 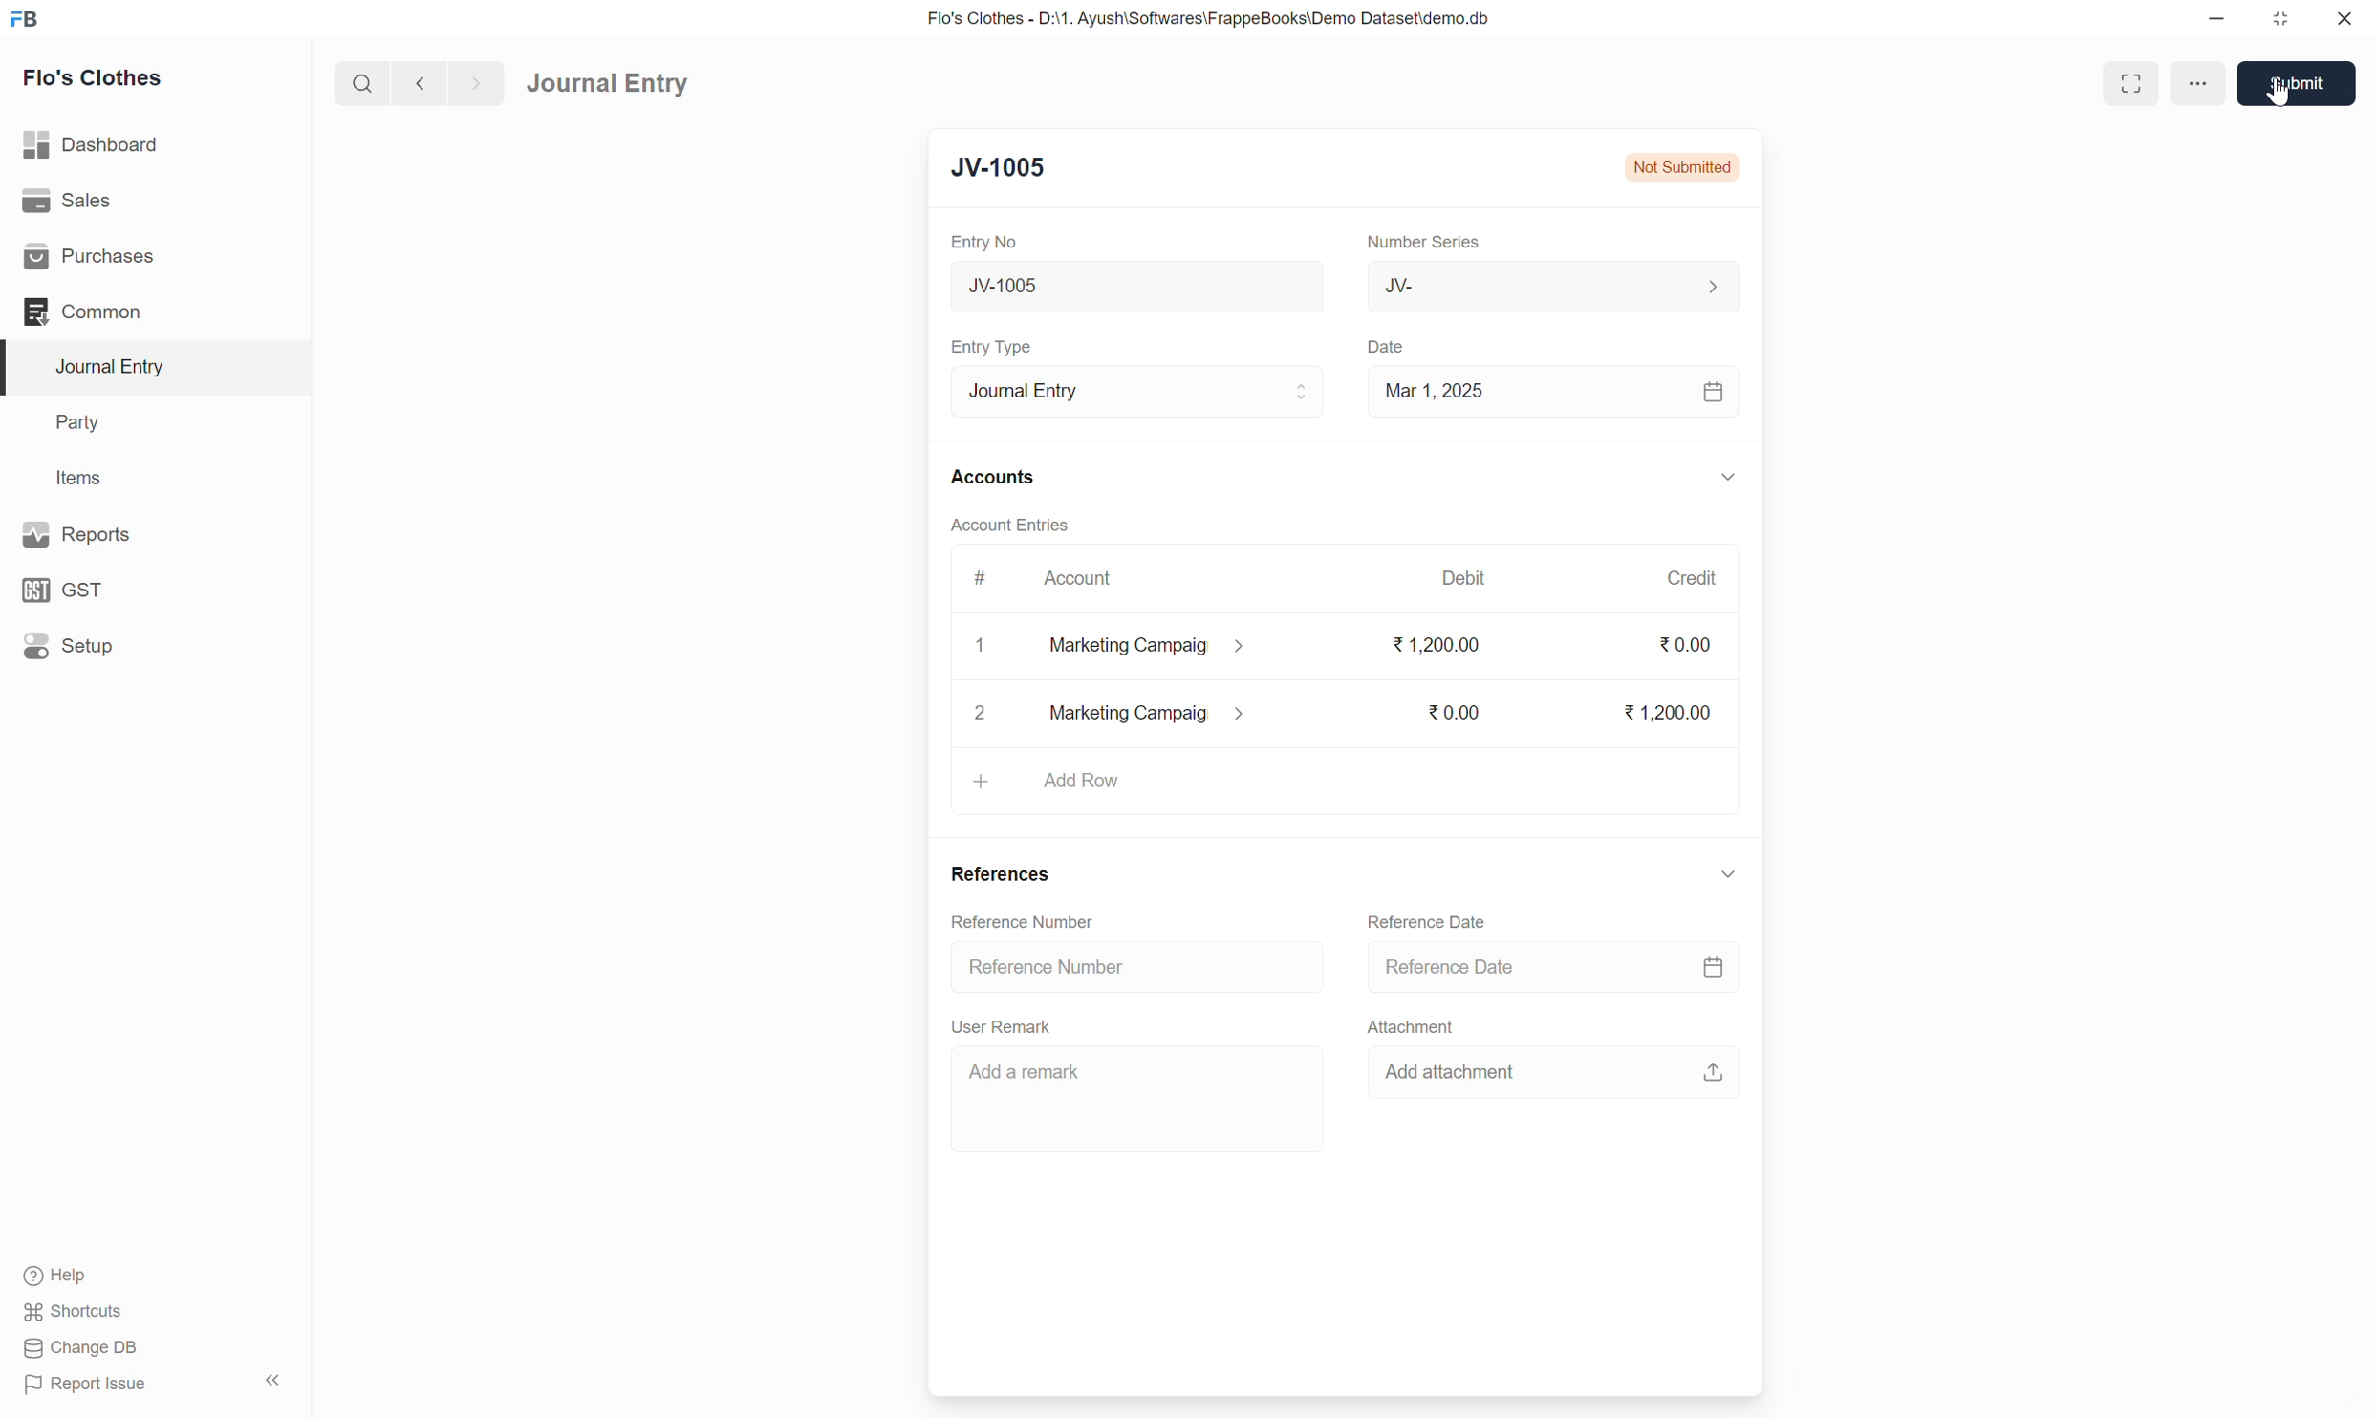 I want to click on Entry No, so click(x=988, y=242).